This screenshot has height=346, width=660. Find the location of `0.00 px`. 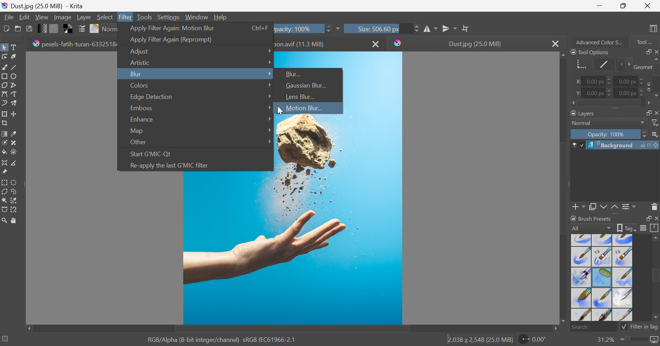

0.00 px is located at coordinates (627, 93).